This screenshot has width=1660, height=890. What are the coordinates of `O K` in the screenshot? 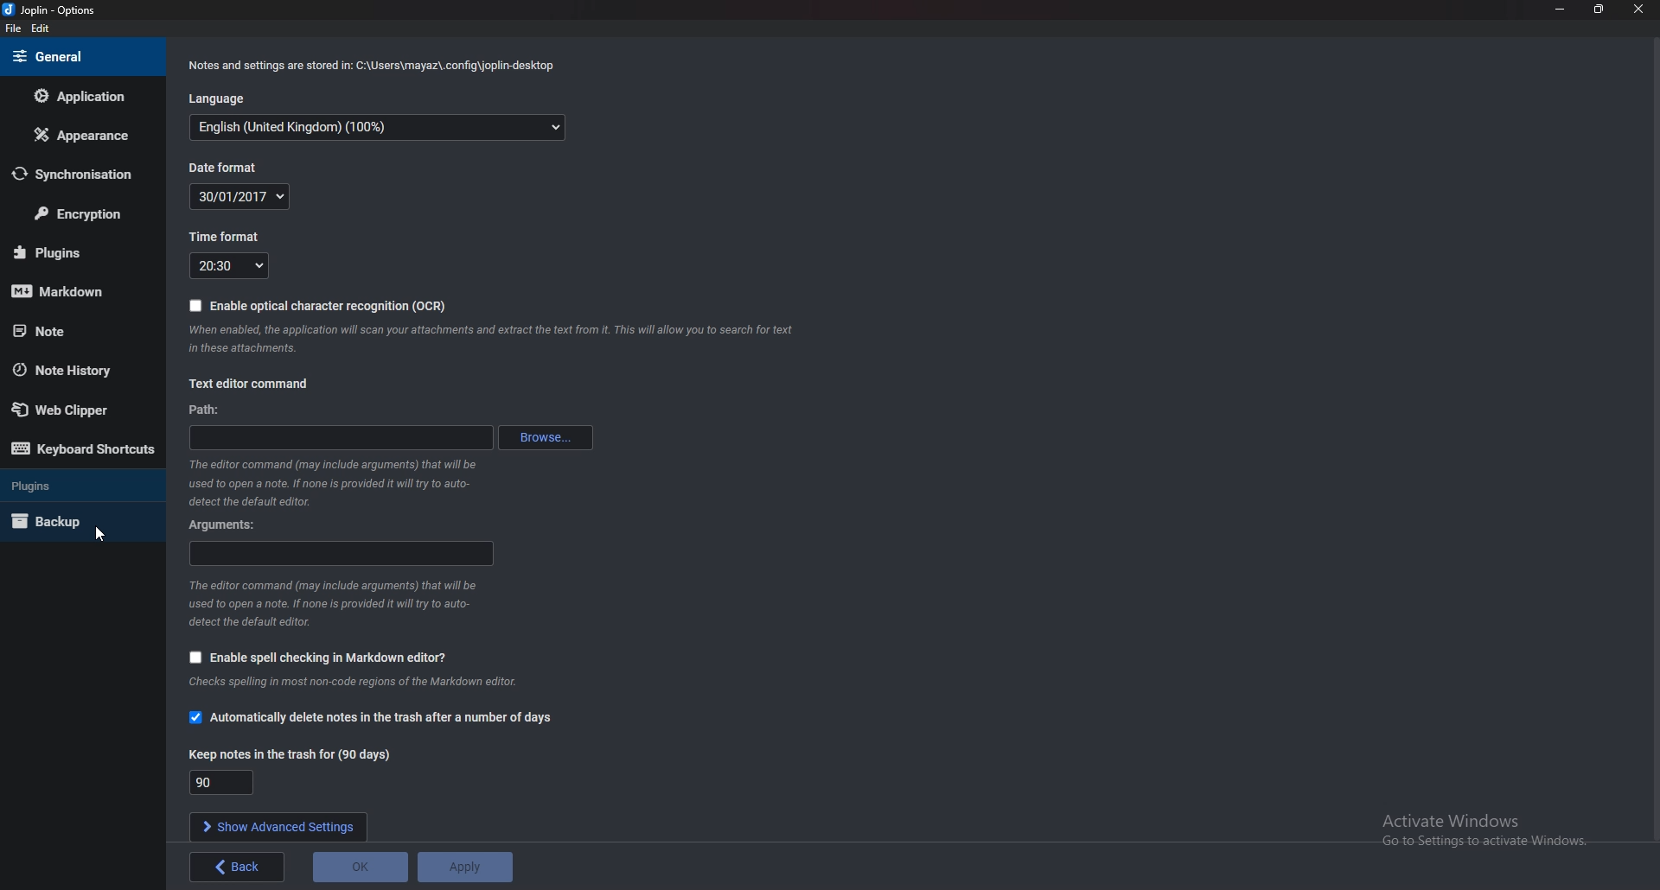 It's located at (360, 868).